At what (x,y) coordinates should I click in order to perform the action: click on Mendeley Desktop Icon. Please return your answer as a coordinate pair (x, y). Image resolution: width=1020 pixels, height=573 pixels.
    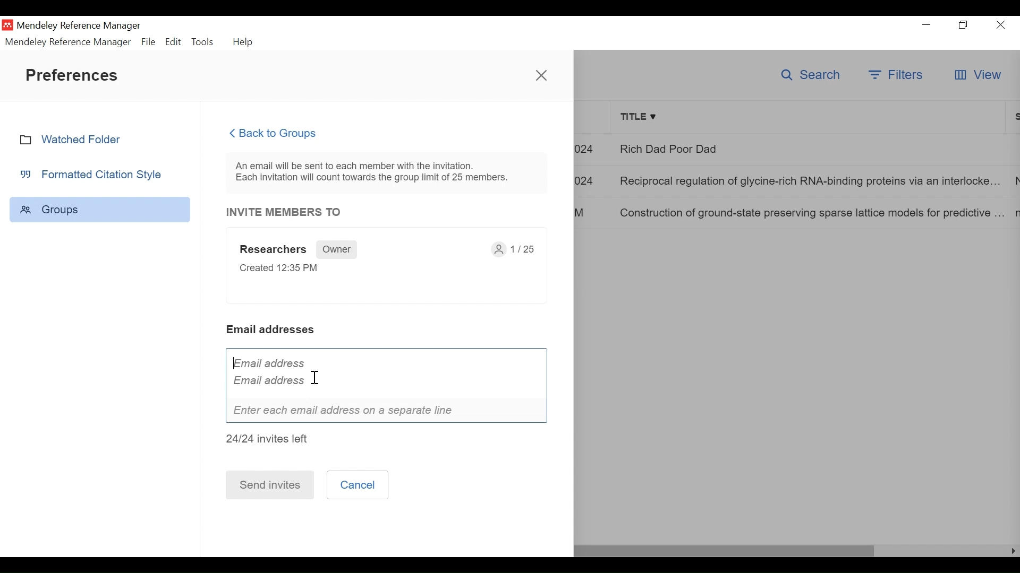
    Looking at the image, I should click on (7, 25).